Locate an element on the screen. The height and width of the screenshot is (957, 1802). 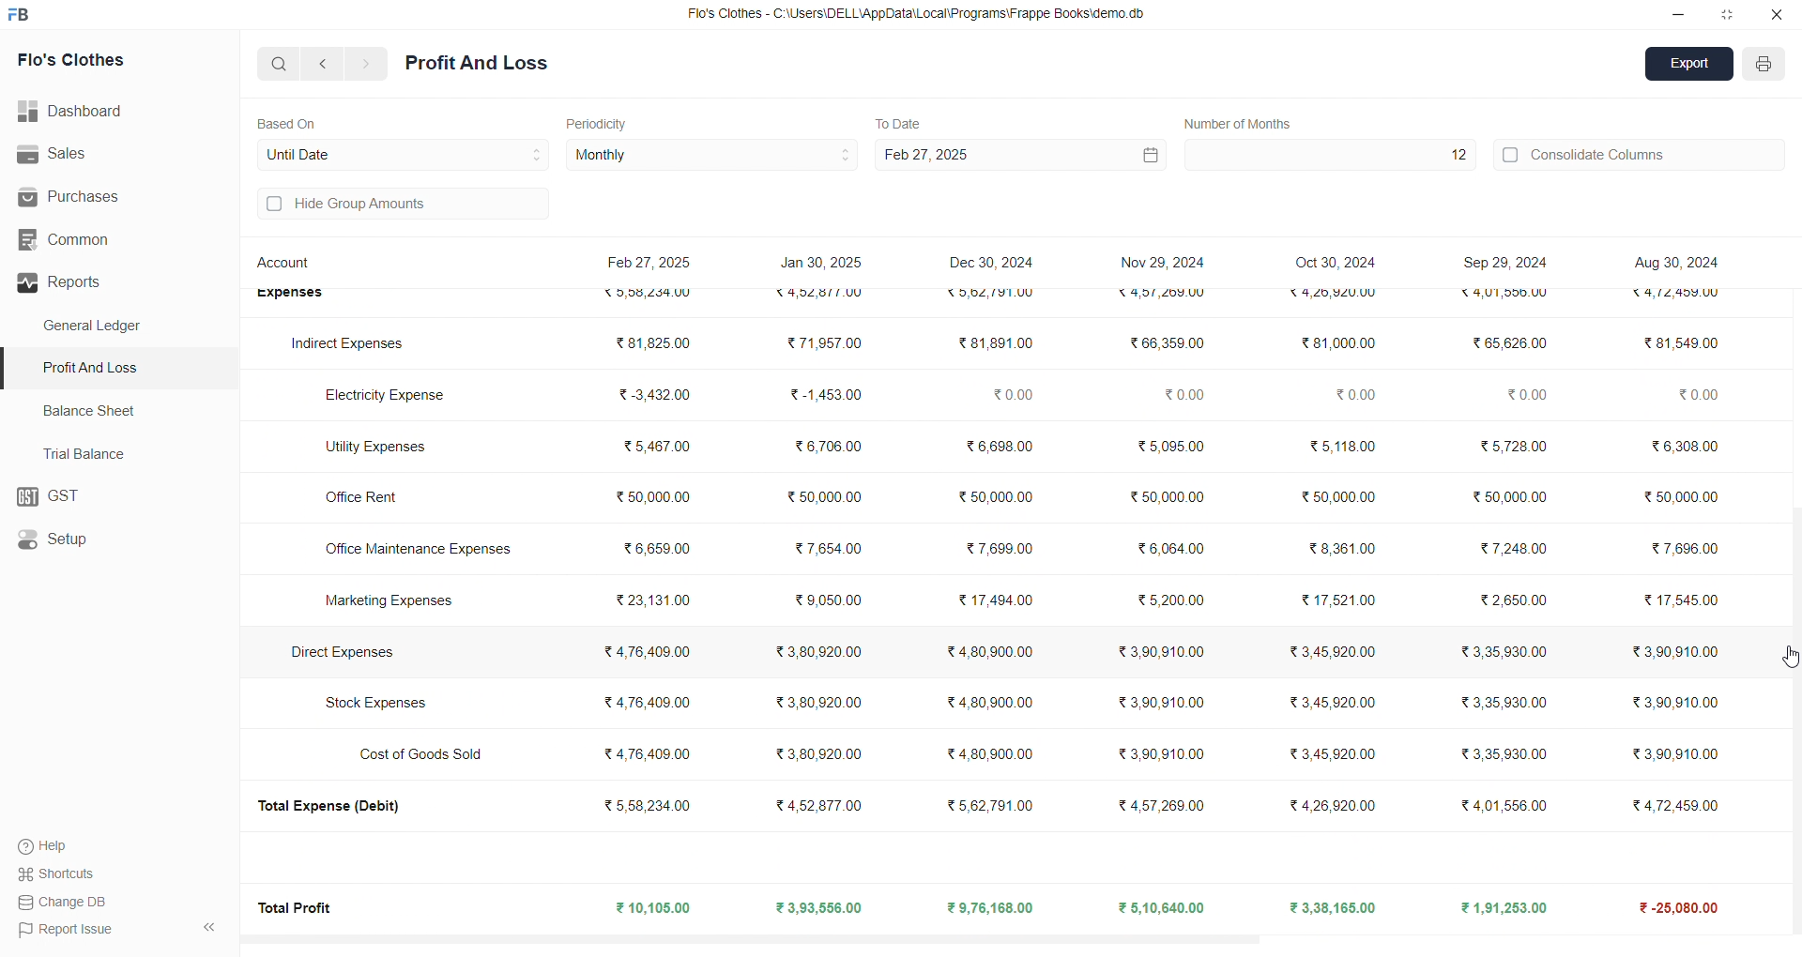
₹3,90,910.00 is located at coordinates (1672, 754).